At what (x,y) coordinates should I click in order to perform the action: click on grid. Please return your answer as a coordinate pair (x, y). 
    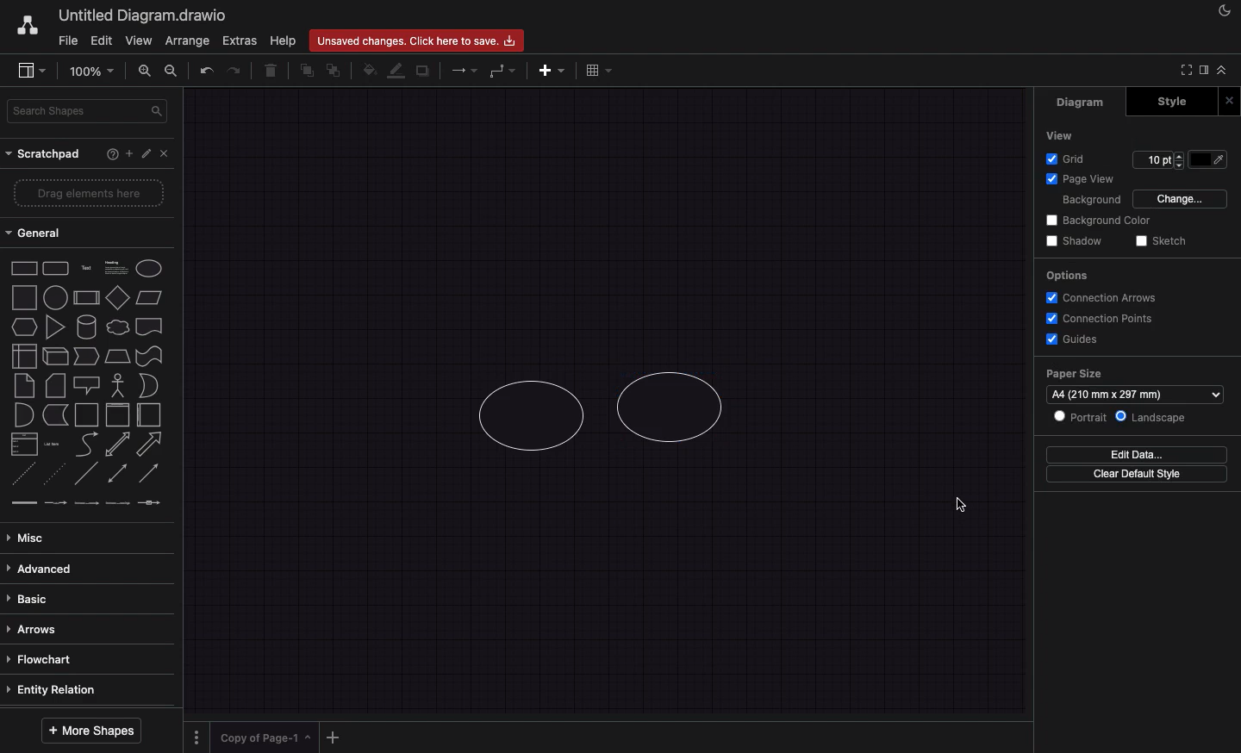
    Looking at the image, I should click on (1066, 160).